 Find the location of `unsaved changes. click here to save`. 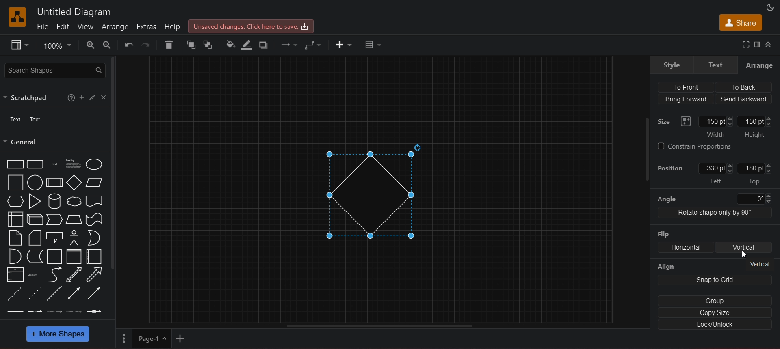

unsaved changes. click here to save is located at coordinates (250, 26).